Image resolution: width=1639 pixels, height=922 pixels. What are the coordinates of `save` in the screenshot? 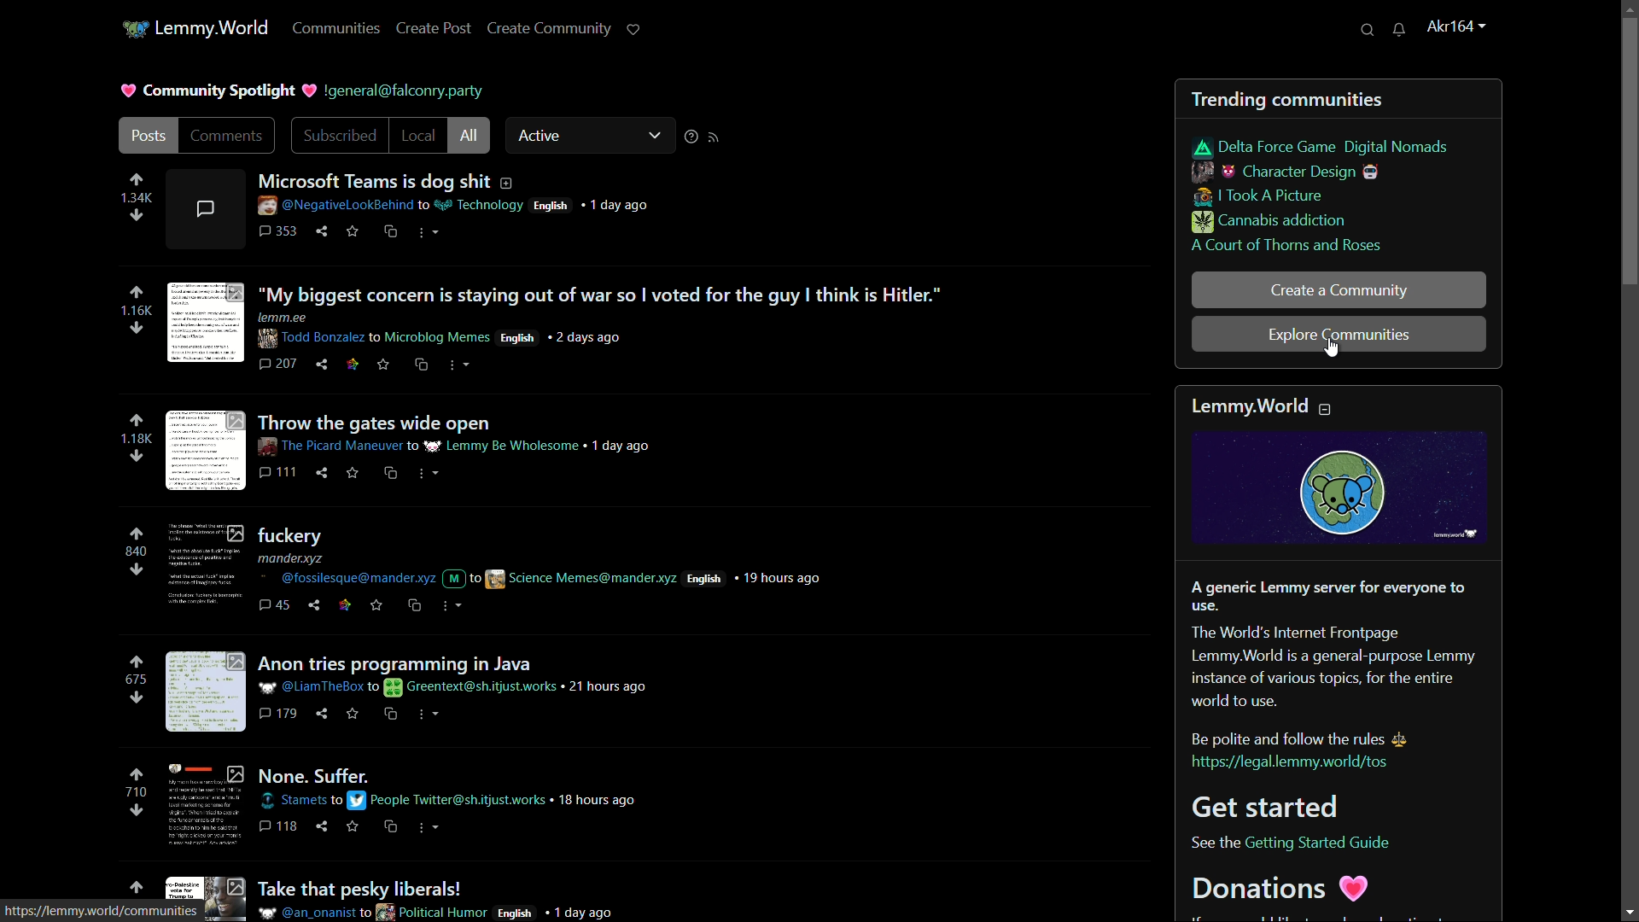 It's located at (352, 231).